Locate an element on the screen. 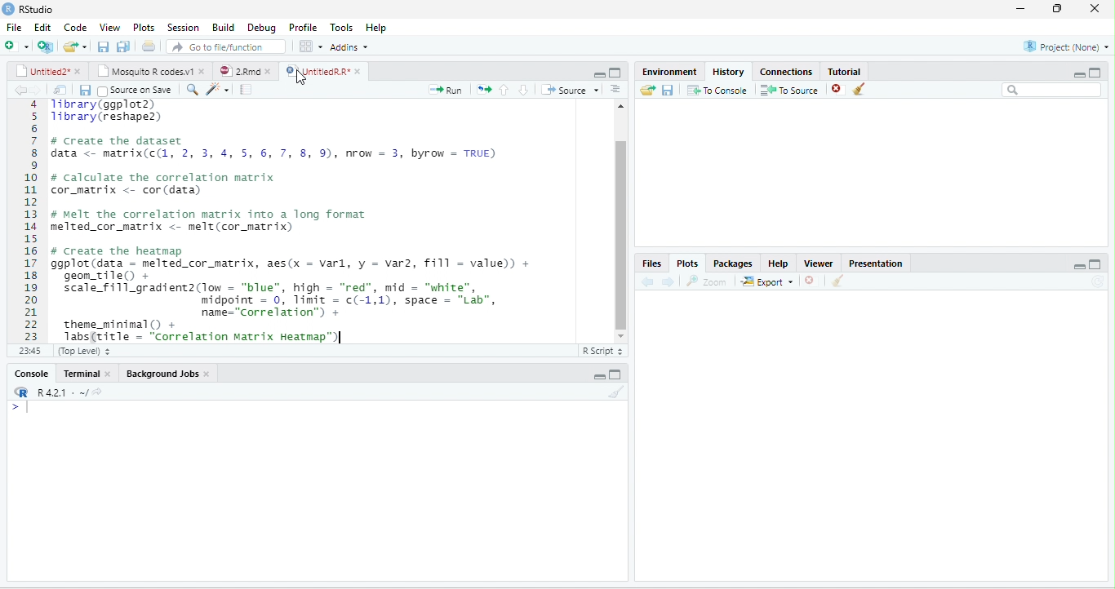 This screenshot has height=589, width=1115. close is located at coordinates (833, 90).